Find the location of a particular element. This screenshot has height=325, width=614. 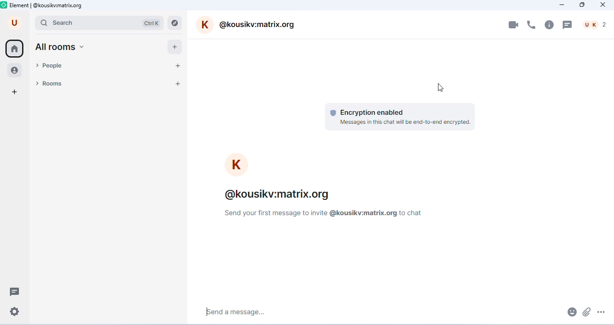

audio call is located at coordinates (532, 24).